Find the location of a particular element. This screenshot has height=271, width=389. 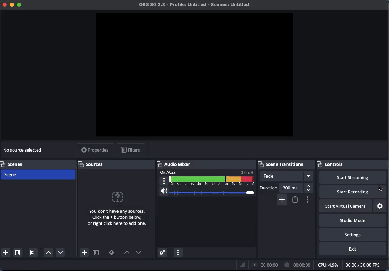

Start recording is located at coordinates (353, 192).